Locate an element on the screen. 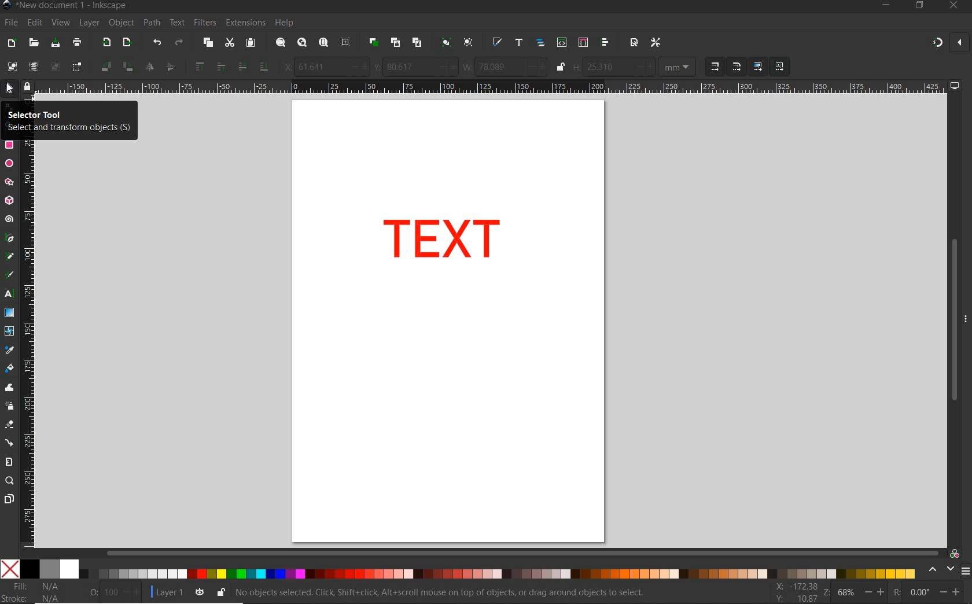 Image resolution: width=972 pixels, height=604 pixels. hide is located at coordinates (966, 318).